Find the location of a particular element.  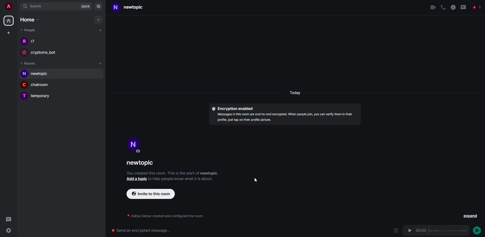

info is located at coordinates (163, 216).